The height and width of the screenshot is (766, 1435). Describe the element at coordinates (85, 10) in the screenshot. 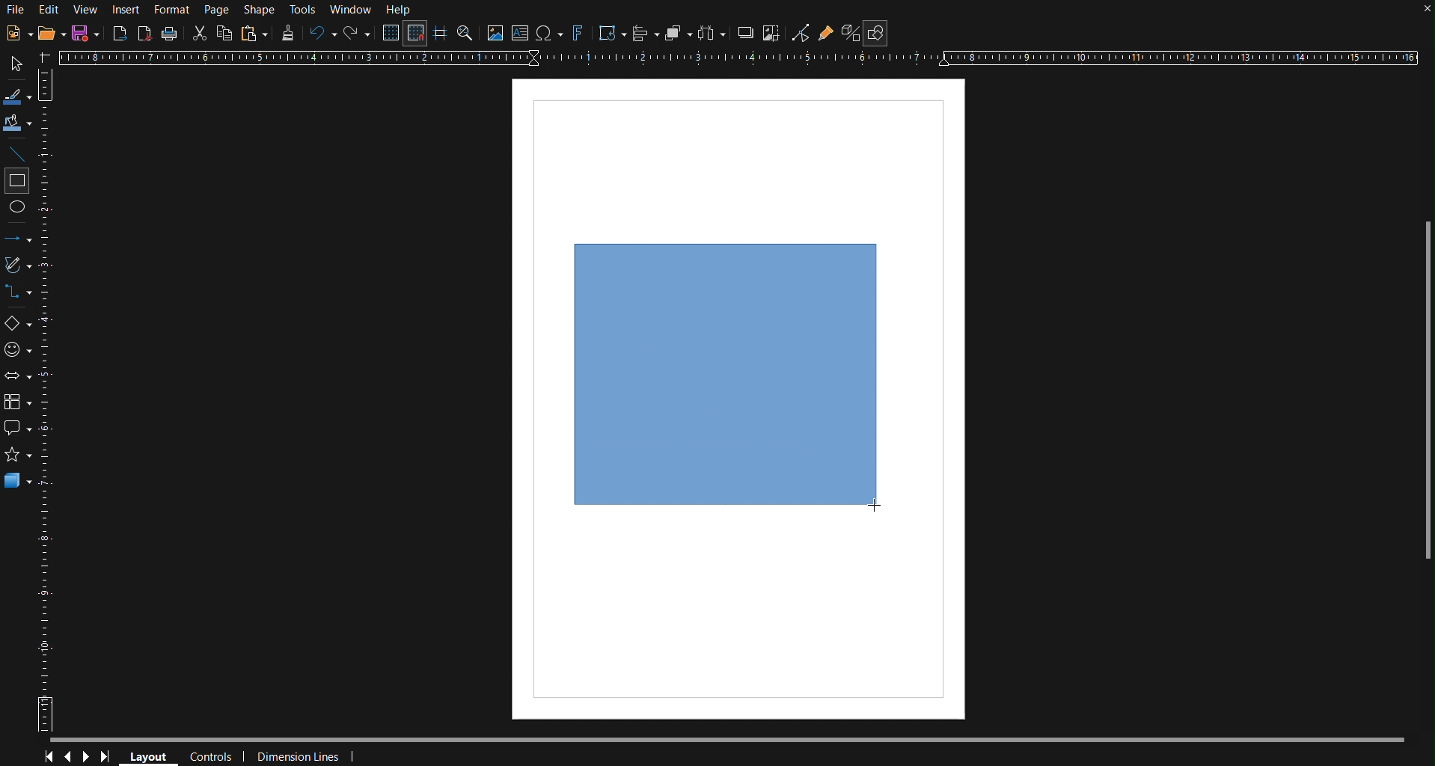

I see `View` at that location.